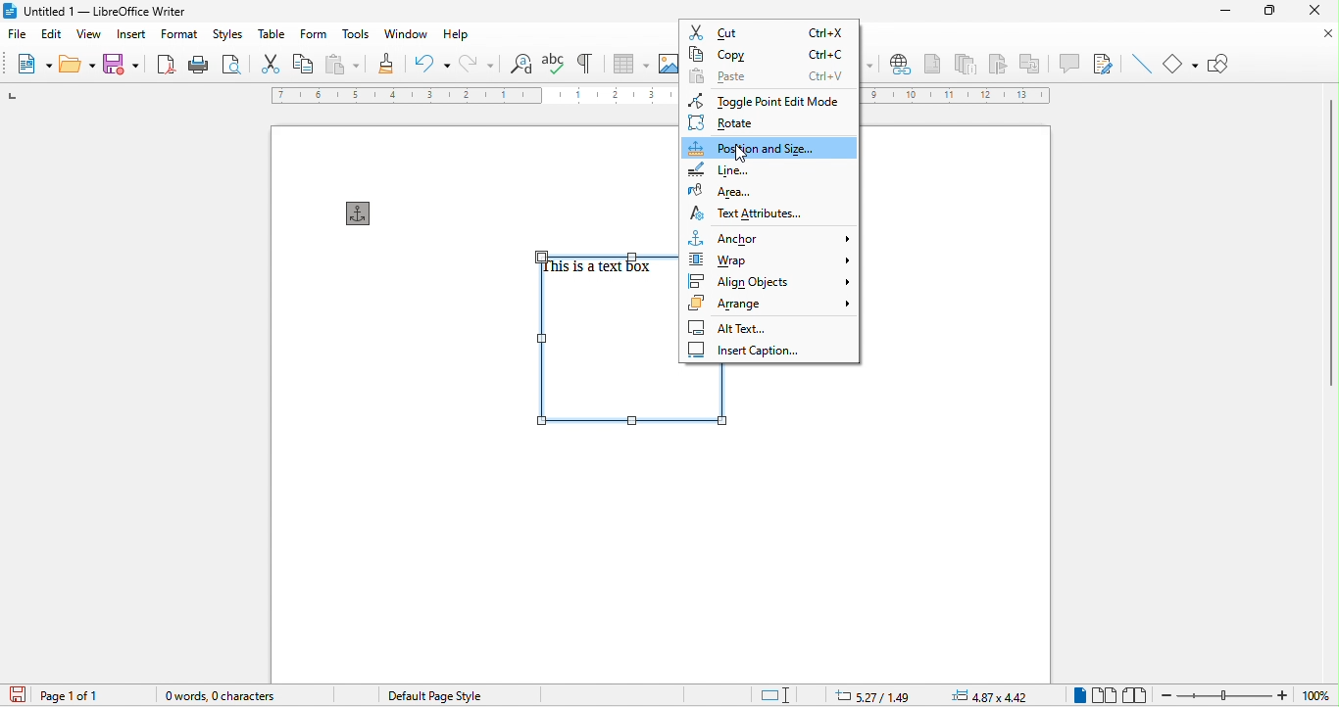 Image resolution: width=1339 pixels, height=707 pixels. I want to click on show track changes function, so click(1103, 63).